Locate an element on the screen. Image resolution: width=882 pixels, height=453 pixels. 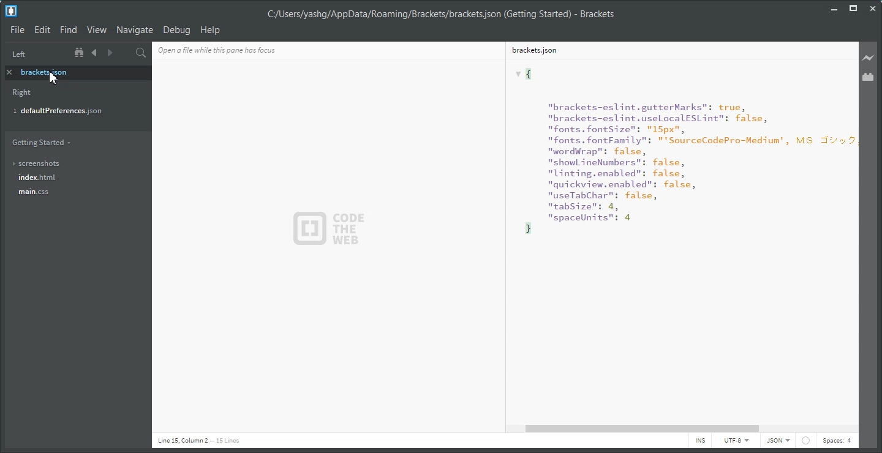
Cursor is located at coordinates (54, 77).